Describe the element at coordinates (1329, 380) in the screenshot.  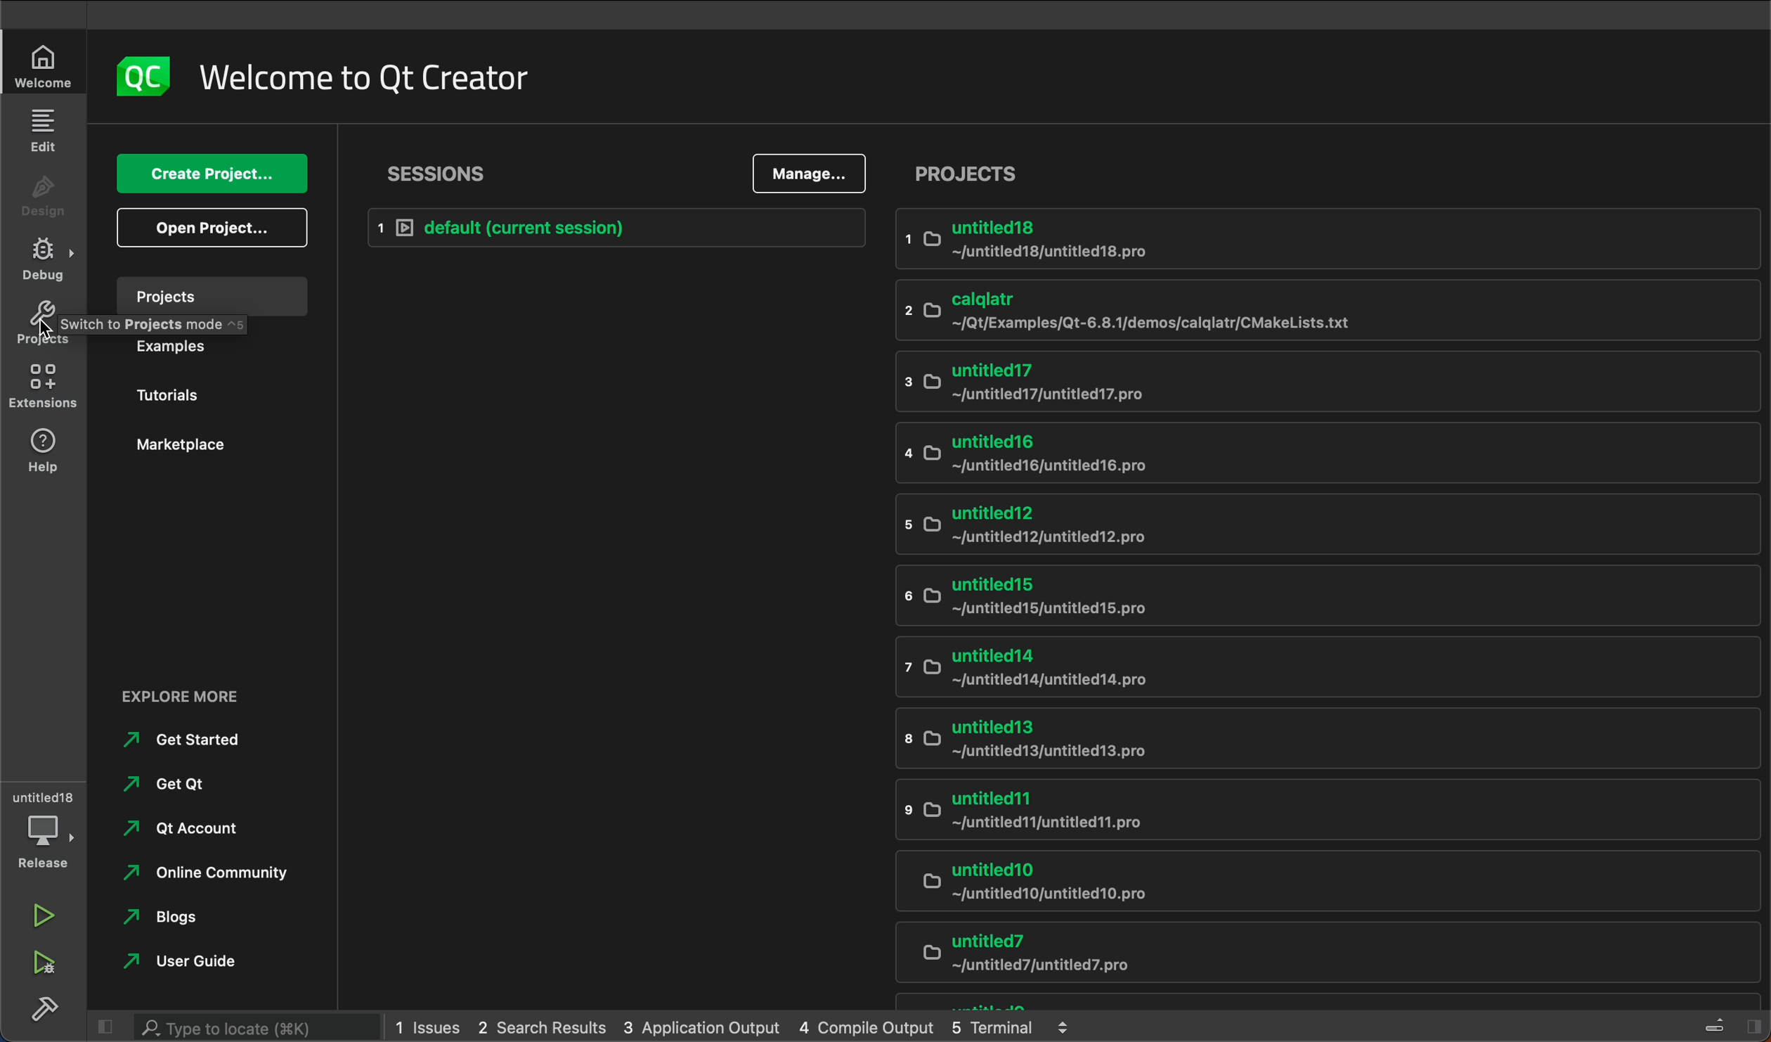
I see `untitled17` at that location.